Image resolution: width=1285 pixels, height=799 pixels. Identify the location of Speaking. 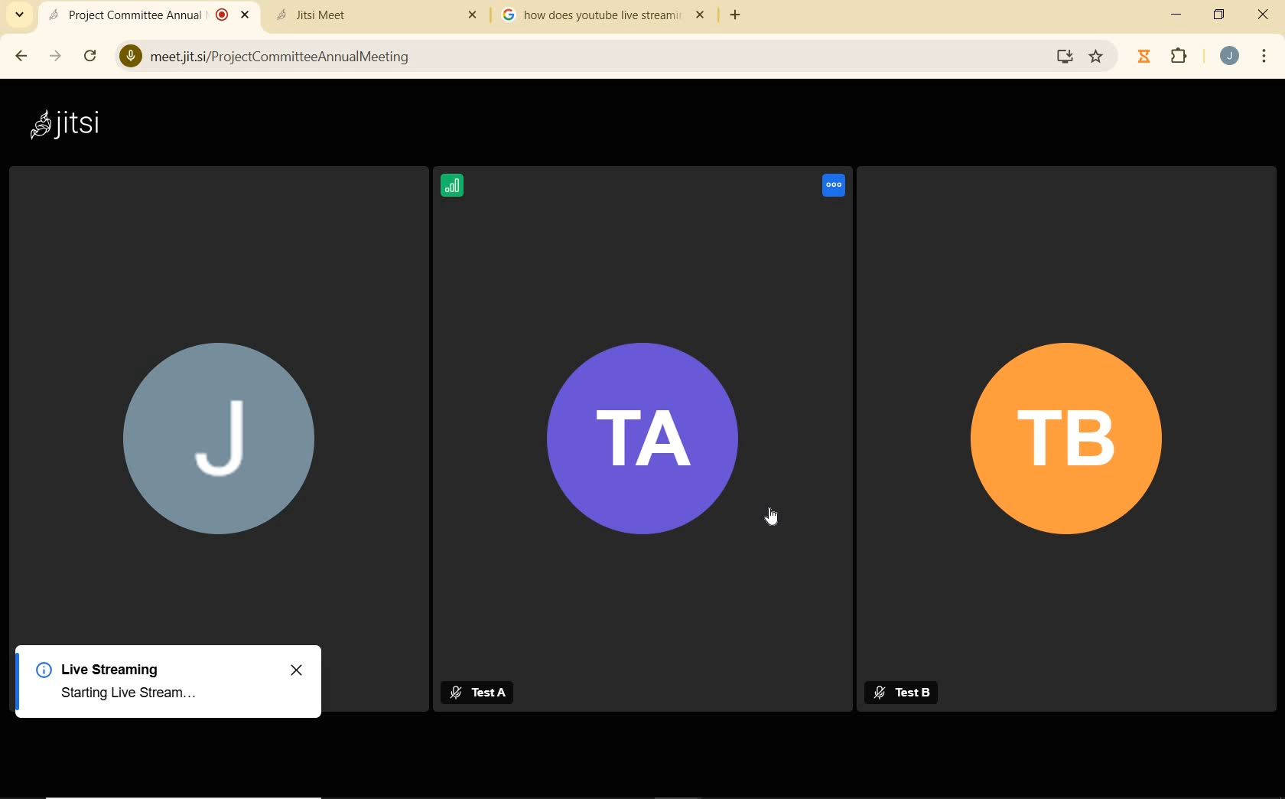
(835, 184).